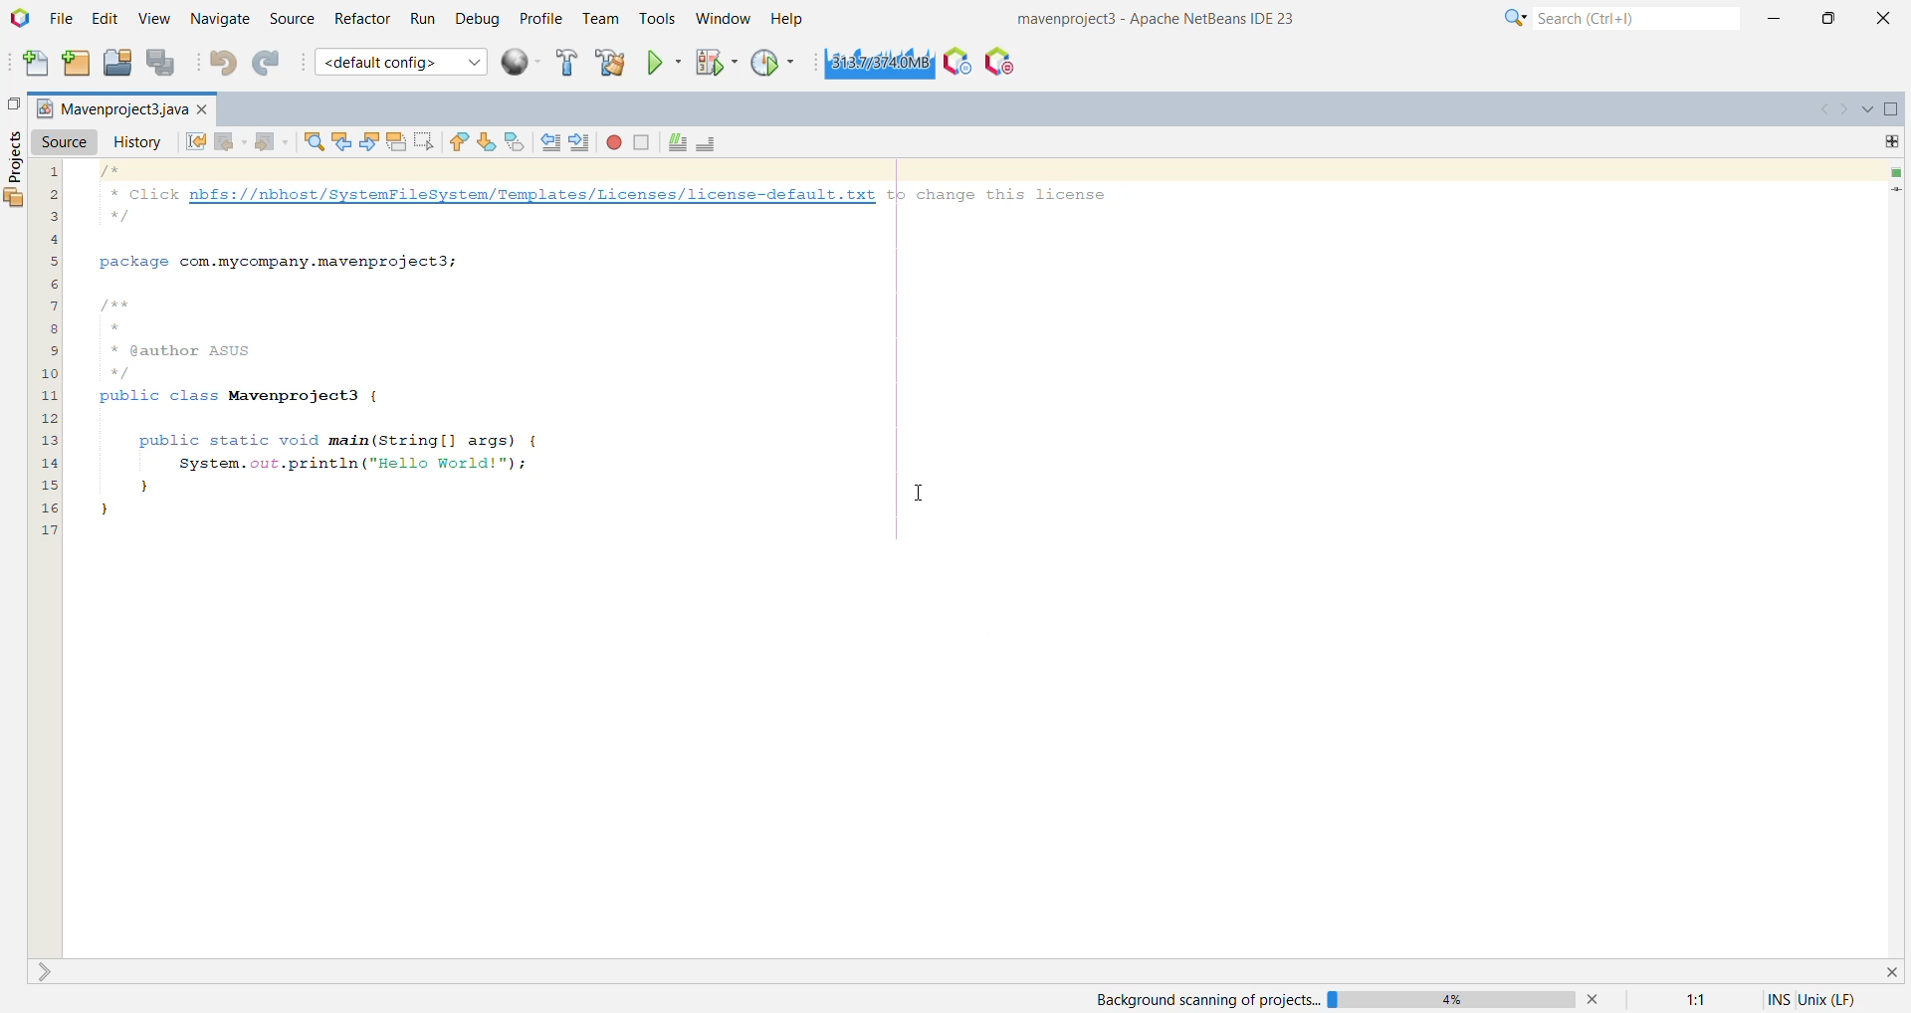  What do you see at coordinates (657, 20) in the screenshot?
I see `Tools` at bounding box center [657, 20].